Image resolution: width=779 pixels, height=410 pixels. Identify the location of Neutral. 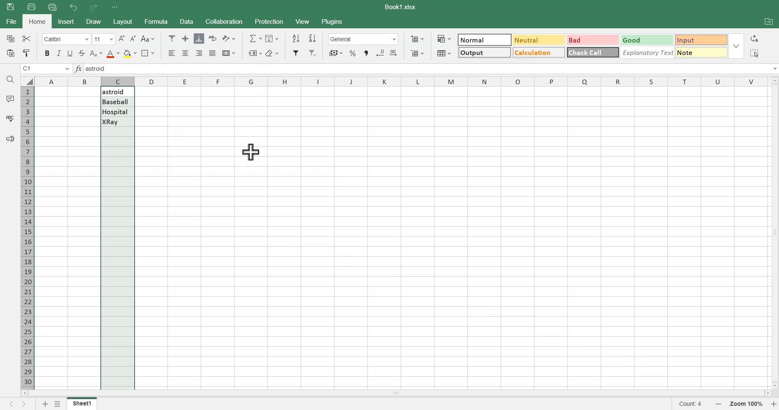
(537, 40).